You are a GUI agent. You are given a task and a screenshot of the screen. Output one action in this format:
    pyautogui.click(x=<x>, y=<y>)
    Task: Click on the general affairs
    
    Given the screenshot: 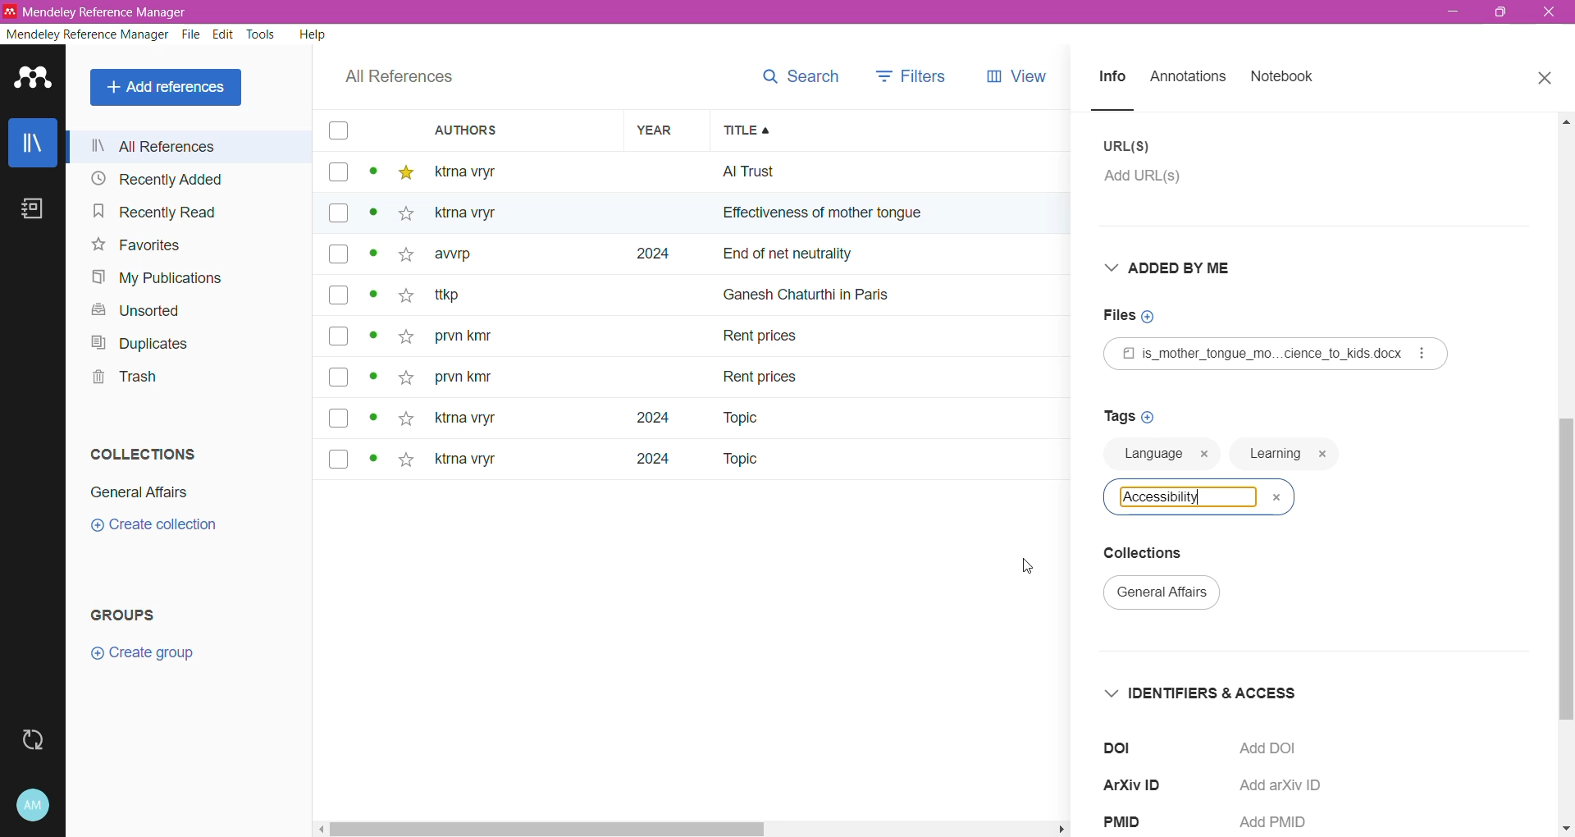 What is the action you would take?
    pyautogui.click(x=1171, y=596)
    